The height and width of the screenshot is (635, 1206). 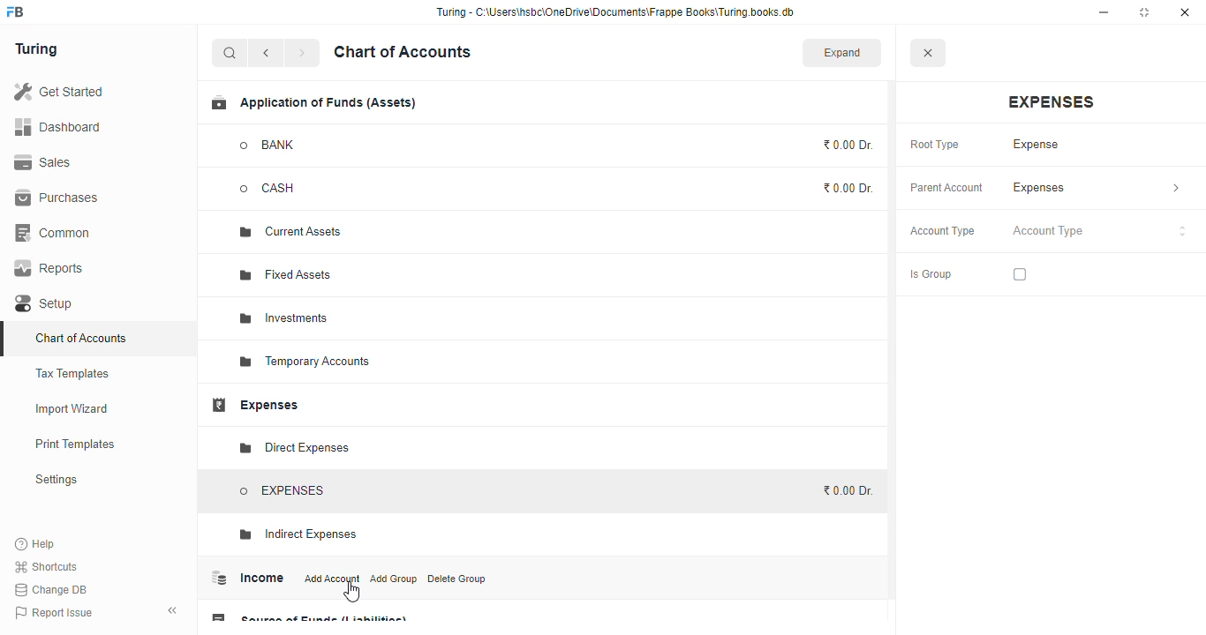 What do you see at coordinates (49, 268) in the screenshot?
I see `reports` at bounding box center [49, 268].